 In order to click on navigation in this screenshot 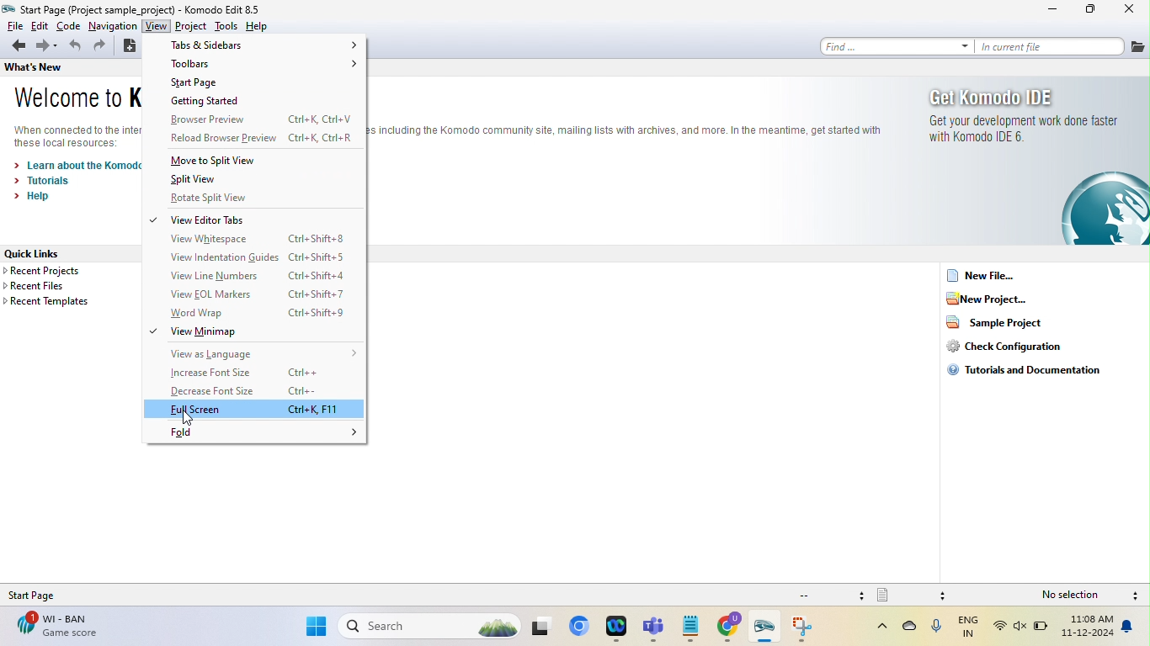, I will do `click(113, 26)`.